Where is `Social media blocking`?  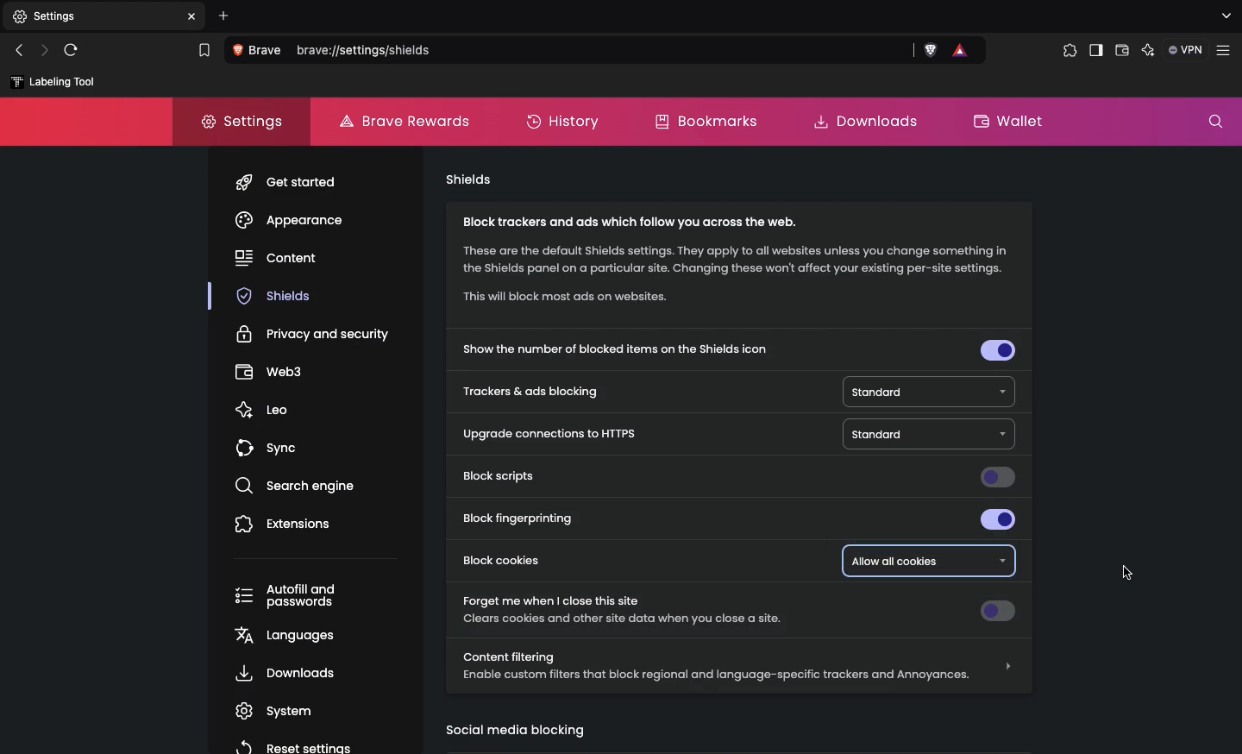 Social media blocking is located at coordinates (517, 732).